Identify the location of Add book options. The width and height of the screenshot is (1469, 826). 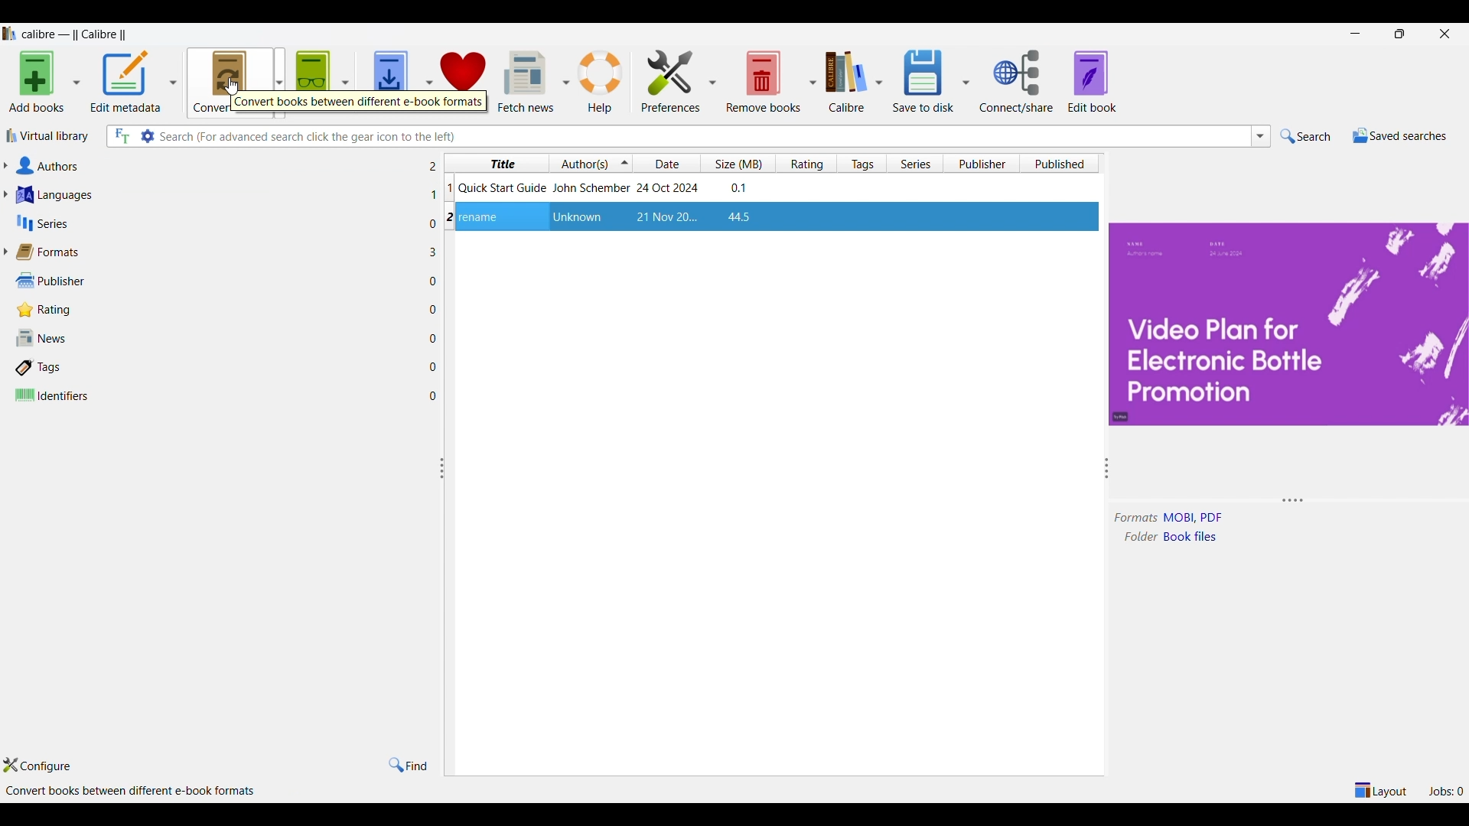
(77, 83).